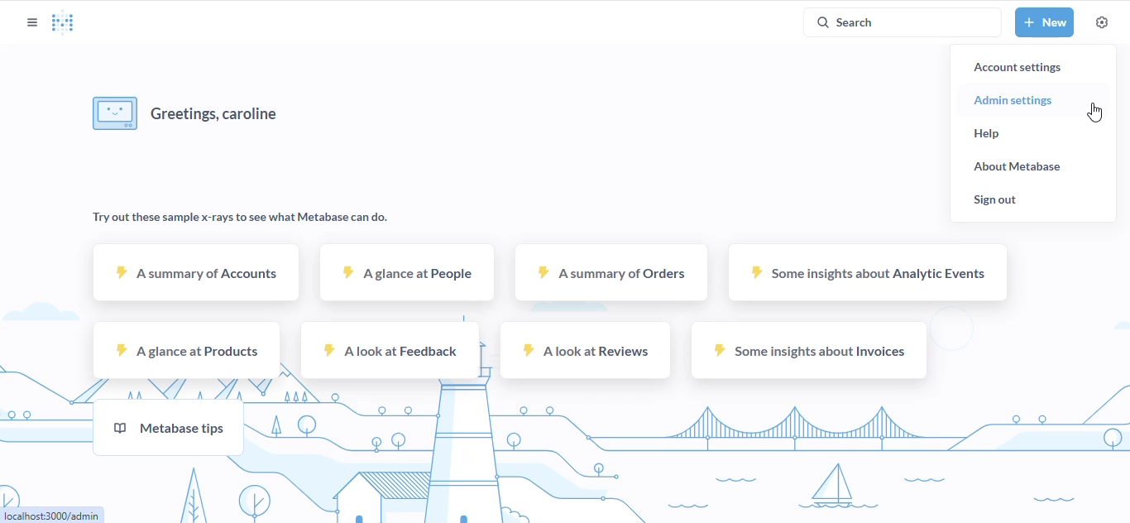 The image size is (1130, 523). What do you see at coordinates (1045, 22) in the screenshot?
I see `new` at bounding box center [1045, 22].